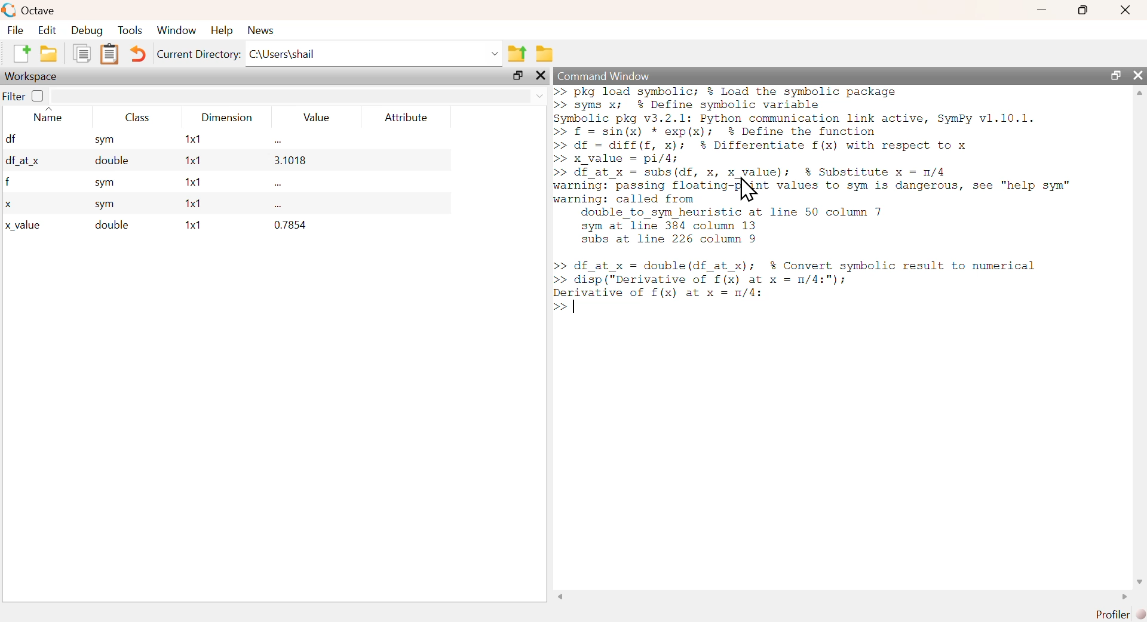 The image size is (1147, 622). I want to click on Cursor, so click(746, 189).